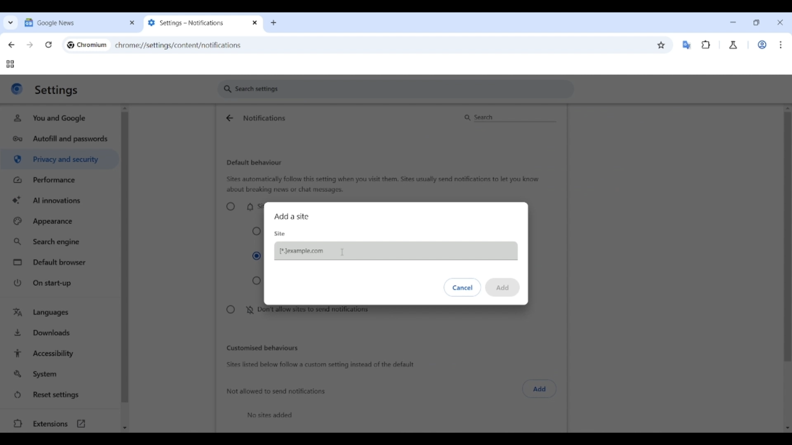 Image resolution: width=792 pixels, height=445 pixels. I want to click on Logo of current site, so click(17, 89).